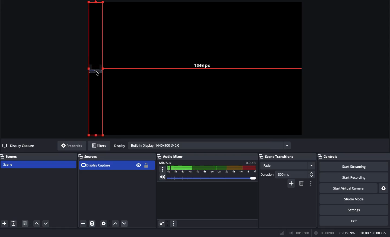  What do you see at coordinates (19, 146) in the screenshot?
I see `Display capture` at bounding box center [19, 146].